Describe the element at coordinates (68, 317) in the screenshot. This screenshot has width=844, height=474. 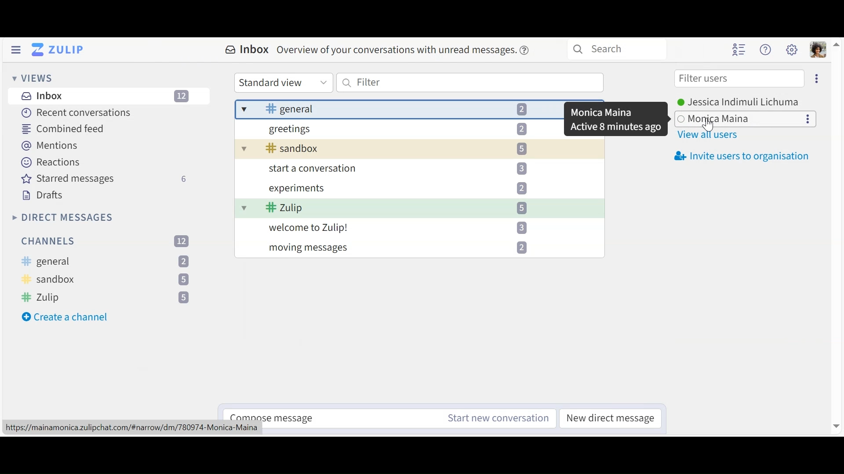
I see `Create a channel` at that location.